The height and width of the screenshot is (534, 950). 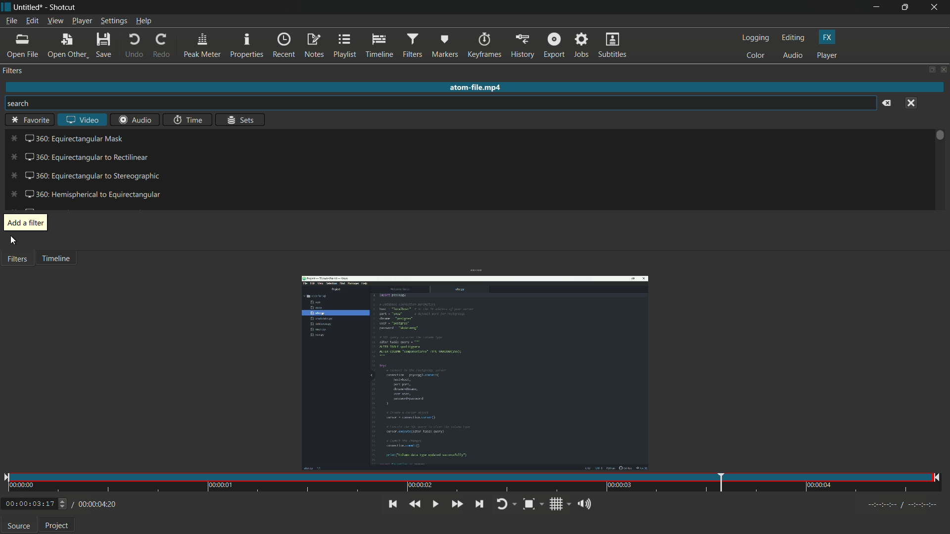 What do you see at coordinates (79, 157) in the screenshot?
I see `360: equirectangular to rectilinear` at bounding box center [79, 157].